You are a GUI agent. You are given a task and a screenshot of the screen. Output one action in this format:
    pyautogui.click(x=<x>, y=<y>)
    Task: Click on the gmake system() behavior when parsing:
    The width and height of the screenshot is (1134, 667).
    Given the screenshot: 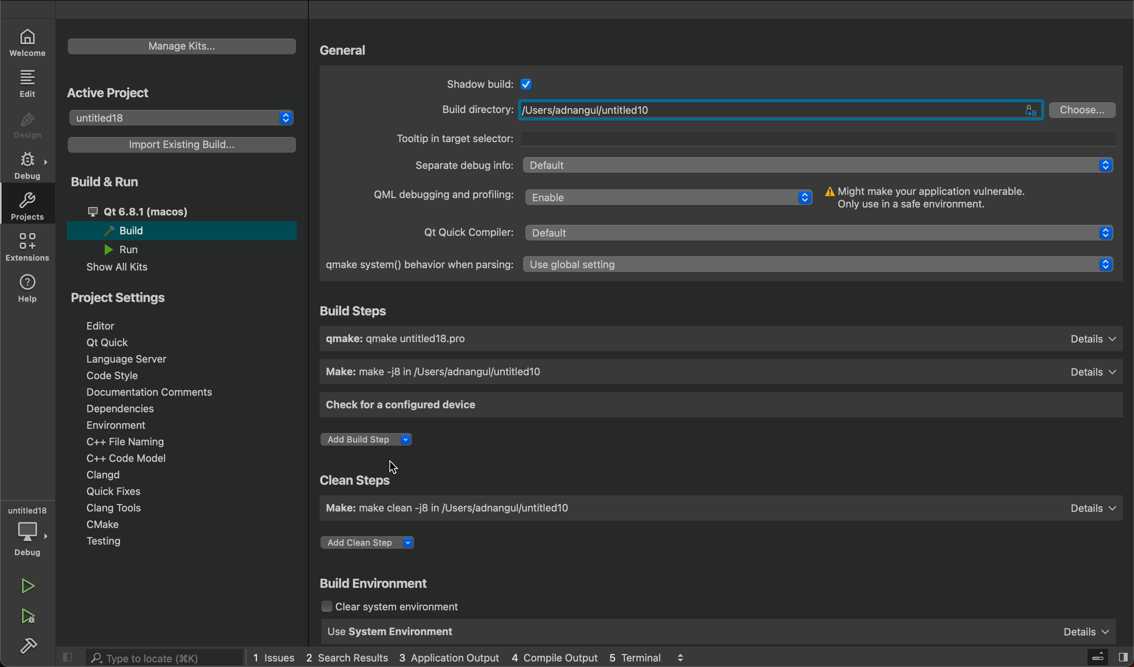 What is the action you would take?
    pyautogui.click(x=418, y=266)
    